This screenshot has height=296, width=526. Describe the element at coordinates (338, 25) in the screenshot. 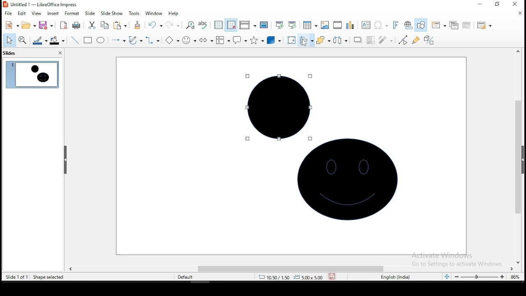

I see `insert video` at that location.